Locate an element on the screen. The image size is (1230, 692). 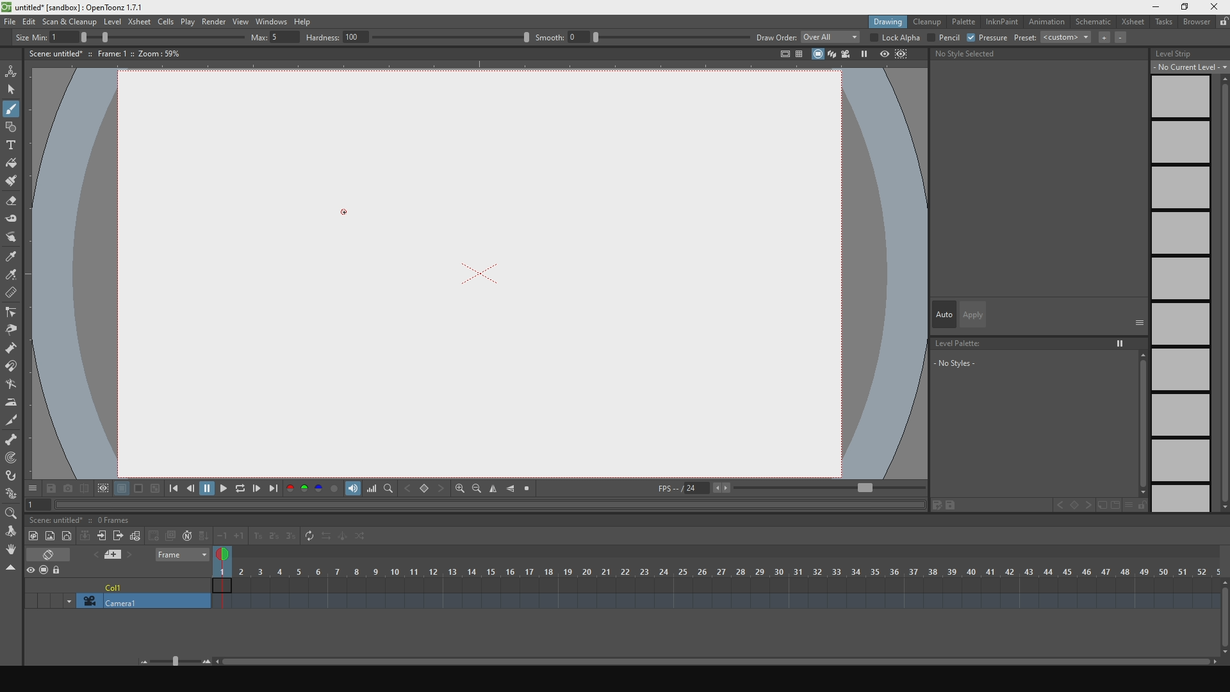
title is located at coordinates (84, 7).